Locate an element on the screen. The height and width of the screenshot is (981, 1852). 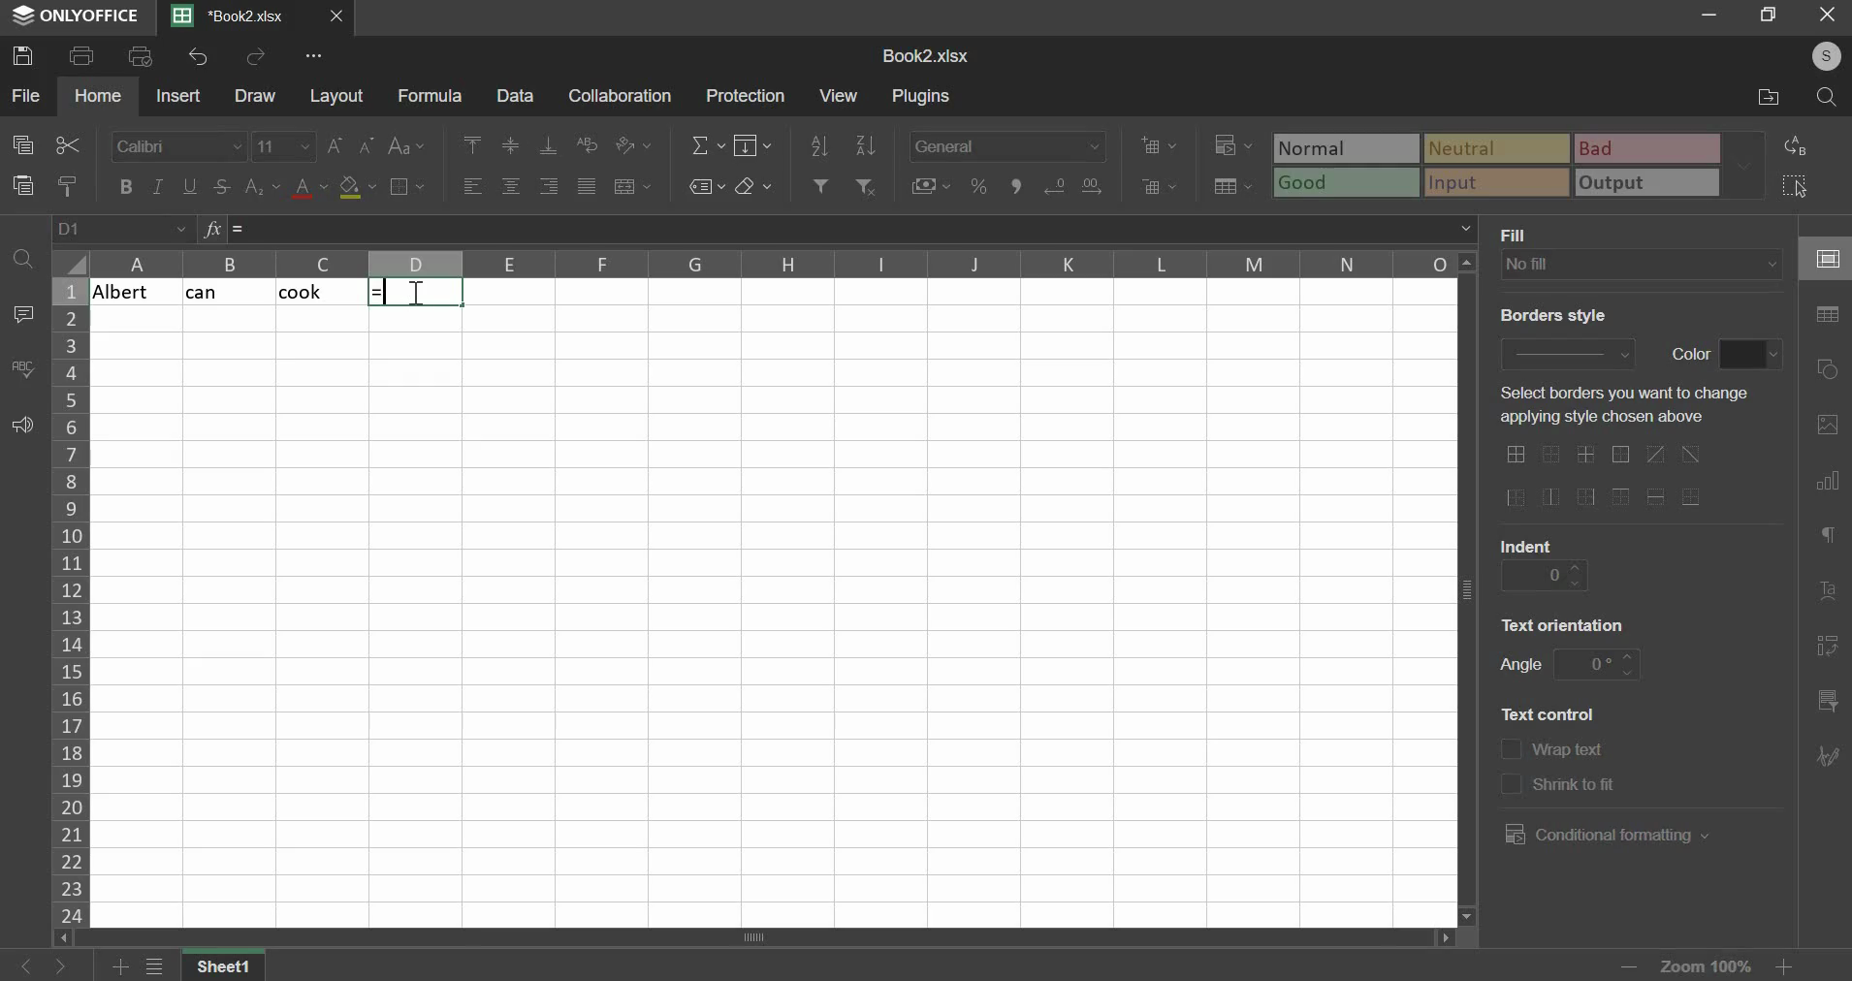
draw is located at coordinates (256, 97).